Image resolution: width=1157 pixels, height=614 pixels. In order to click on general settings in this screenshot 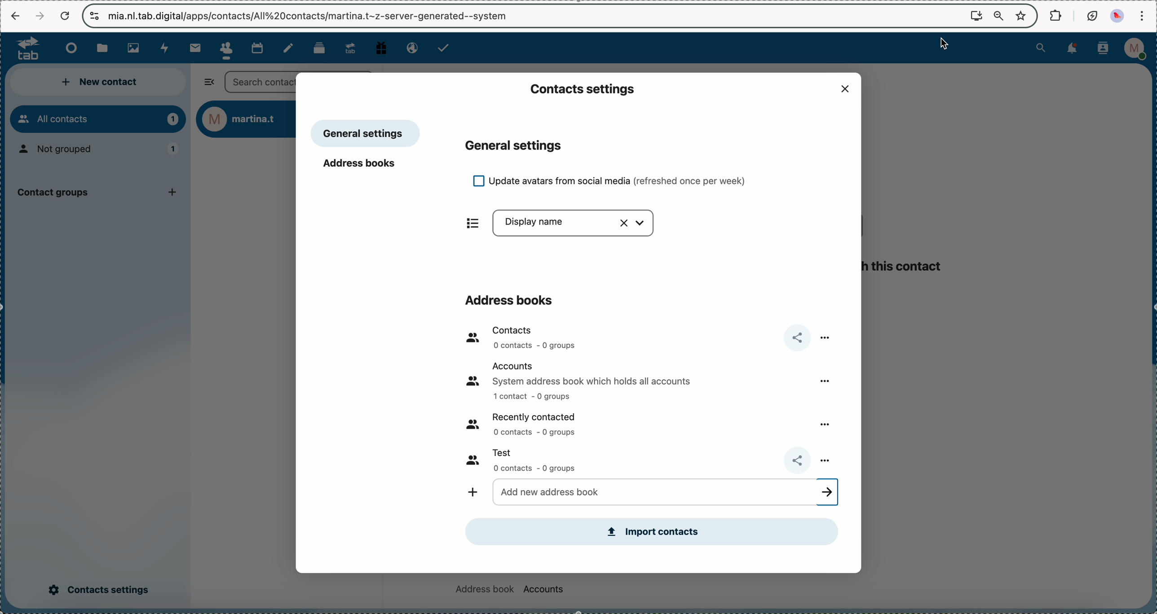, I will do `click(518, 147)`.